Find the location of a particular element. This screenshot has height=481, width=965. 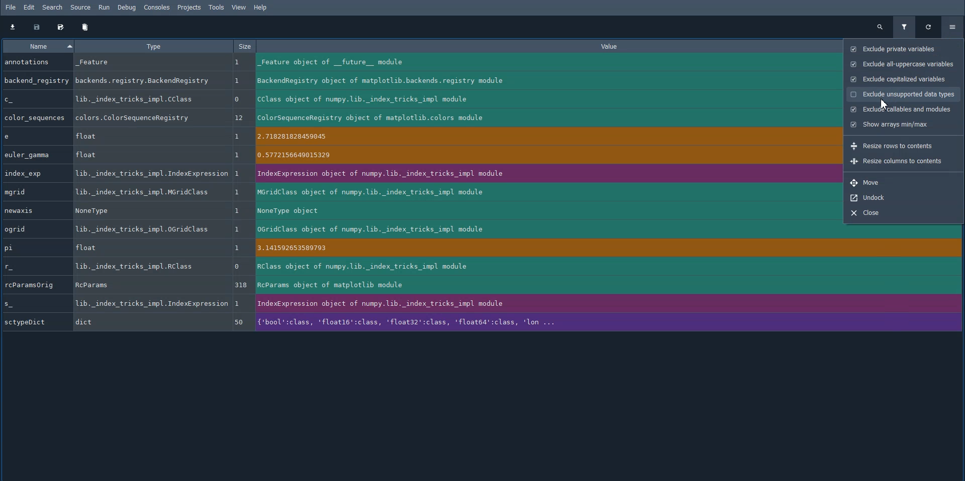

Name is located at coordinates (38, 46).